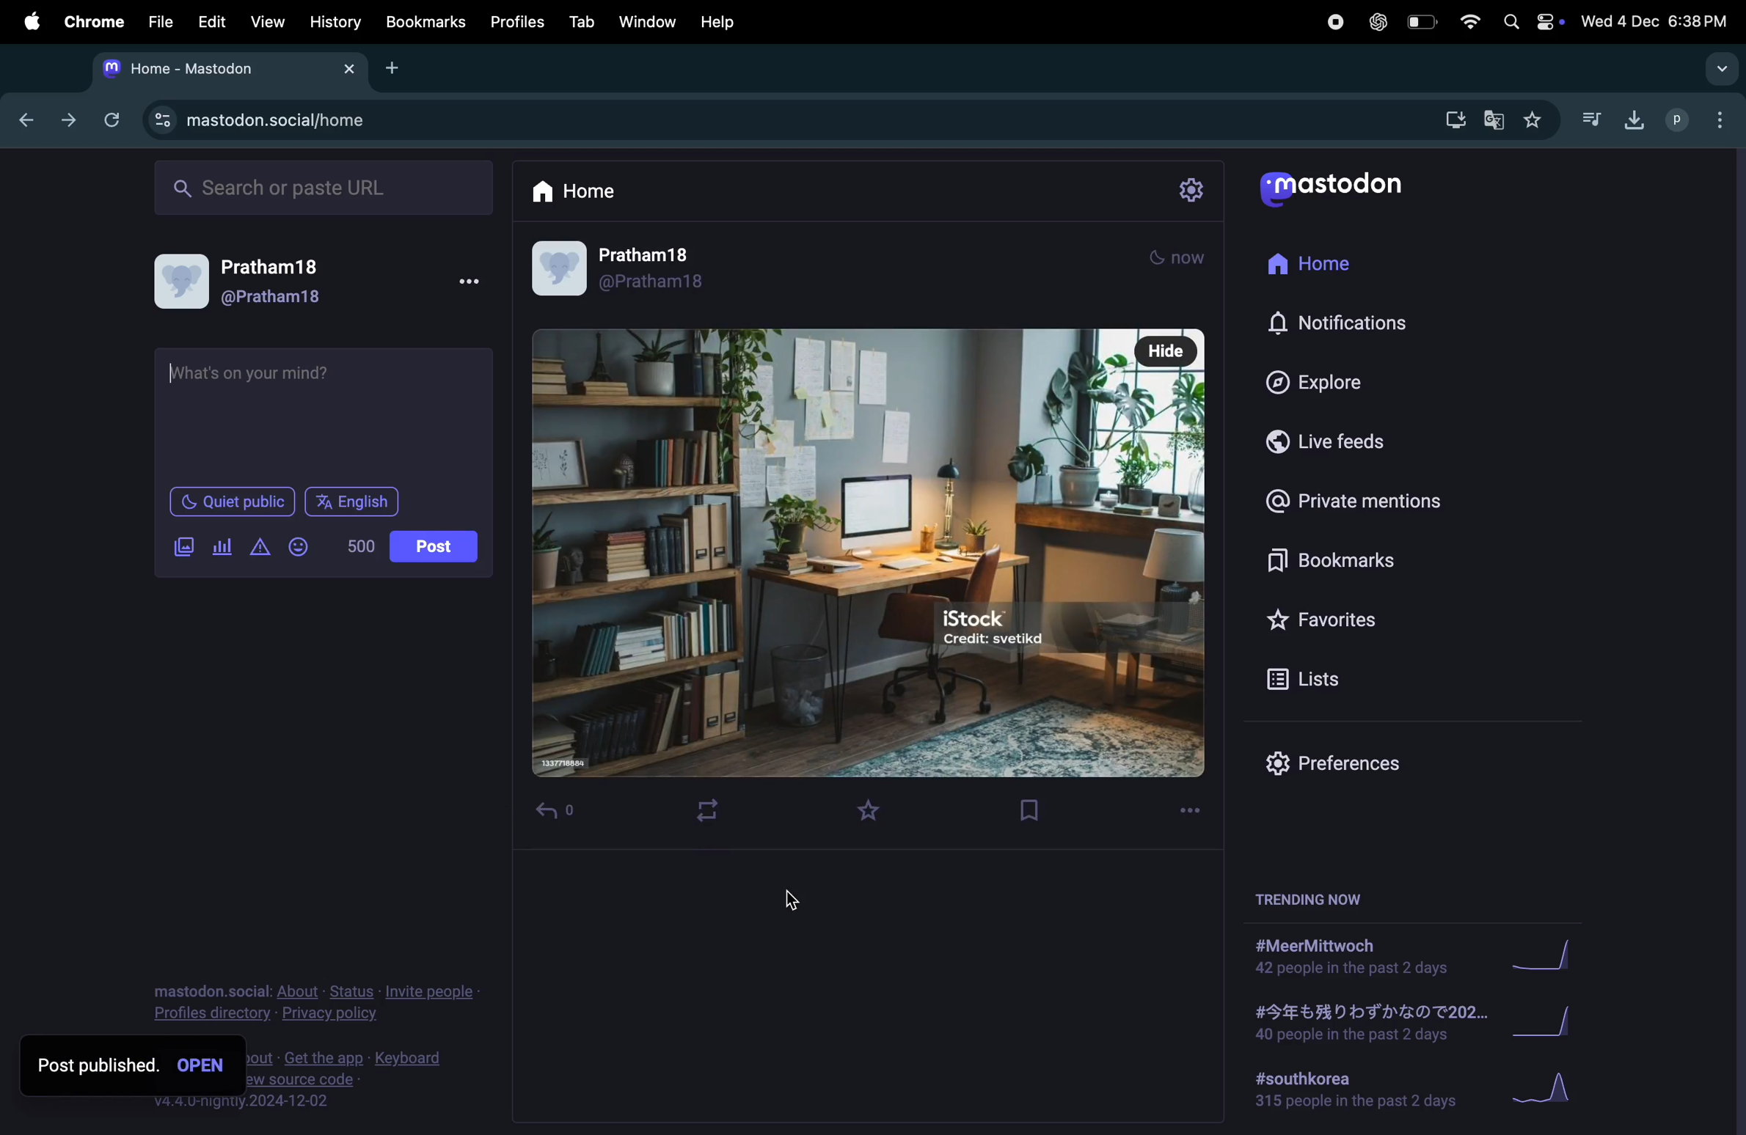 The height and width of the screenshot is (1135, 1746). What do you see at coordinates (423, 21) in the screenshot?
I see `book marks` at bounding box center [423, 21].